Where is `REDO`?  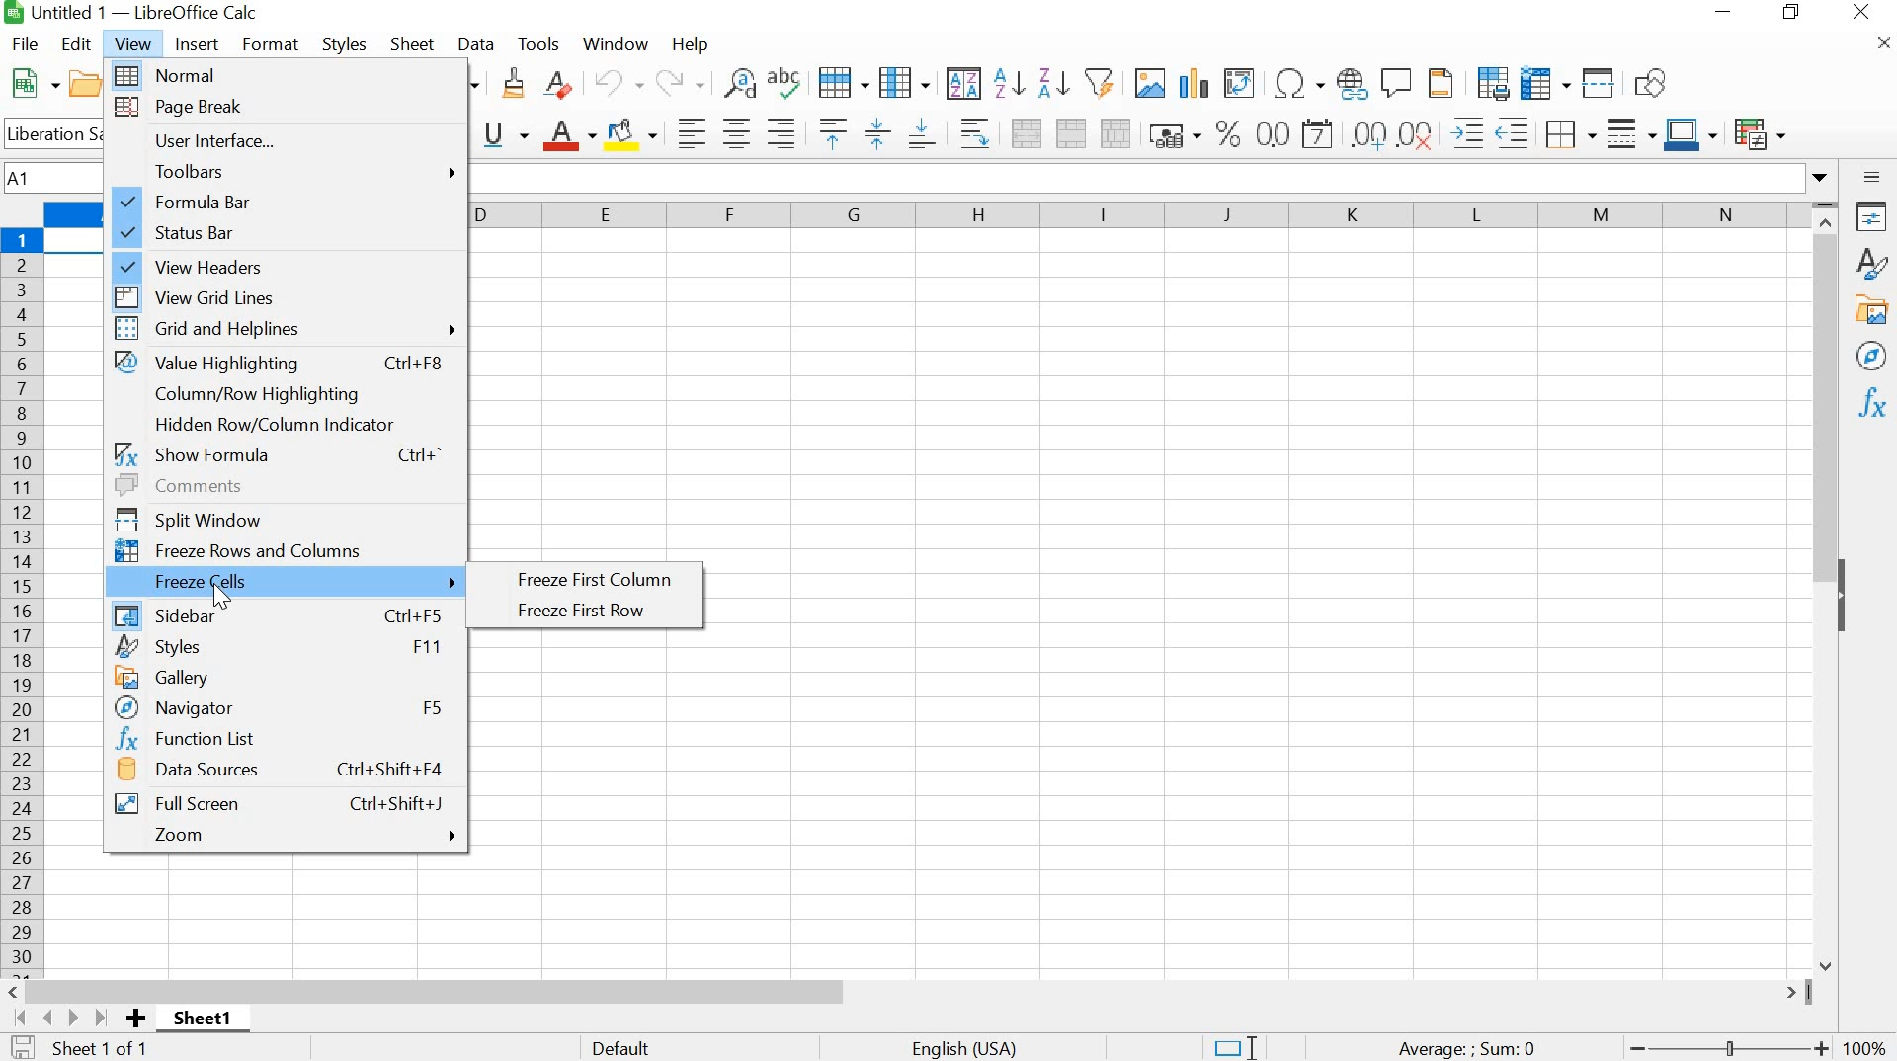
REDO is located at coordinates (680, 83).